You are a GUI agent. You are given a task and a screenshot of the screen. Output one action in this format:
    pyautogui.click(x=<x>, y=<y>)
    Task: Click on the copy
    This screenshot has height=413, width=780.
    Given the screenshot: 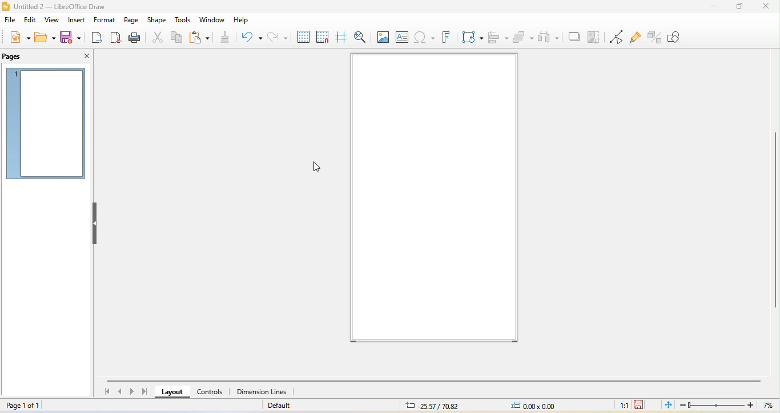 What is the action you would take?
    pyautogui.click(x=176, y=39)
    